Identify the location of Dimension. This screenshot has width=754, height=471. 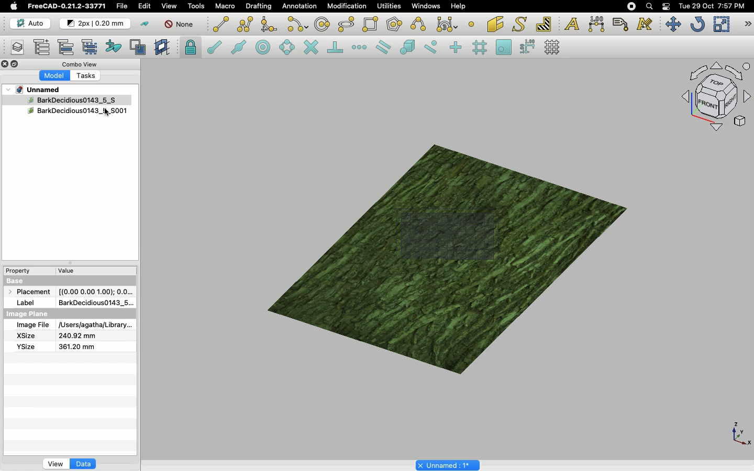
(597, 24).